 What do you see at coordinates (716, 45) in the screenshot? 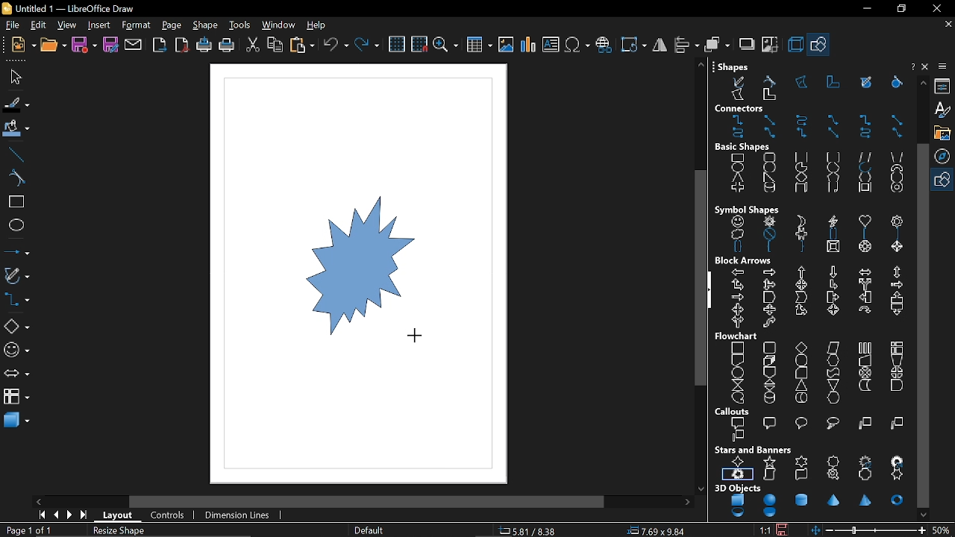
I see `arrange` at bounding box center [716, 45].